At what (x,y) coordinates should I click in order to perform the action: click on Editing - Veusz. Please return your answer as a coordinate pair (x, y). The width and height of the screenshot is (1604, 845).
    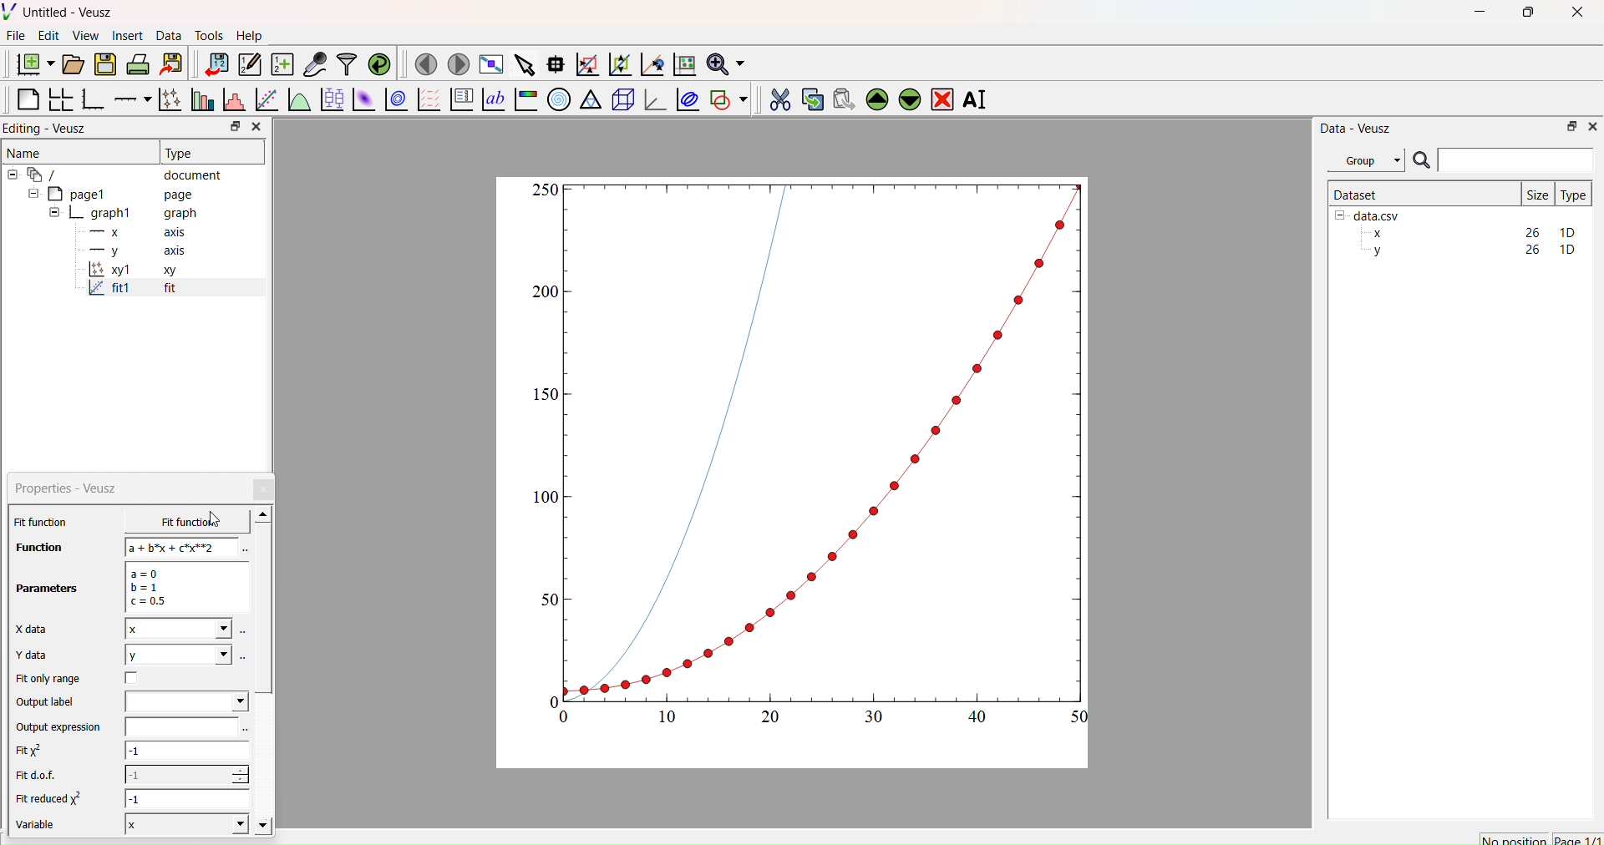
    Looking at the image, I should click on (50, 128).